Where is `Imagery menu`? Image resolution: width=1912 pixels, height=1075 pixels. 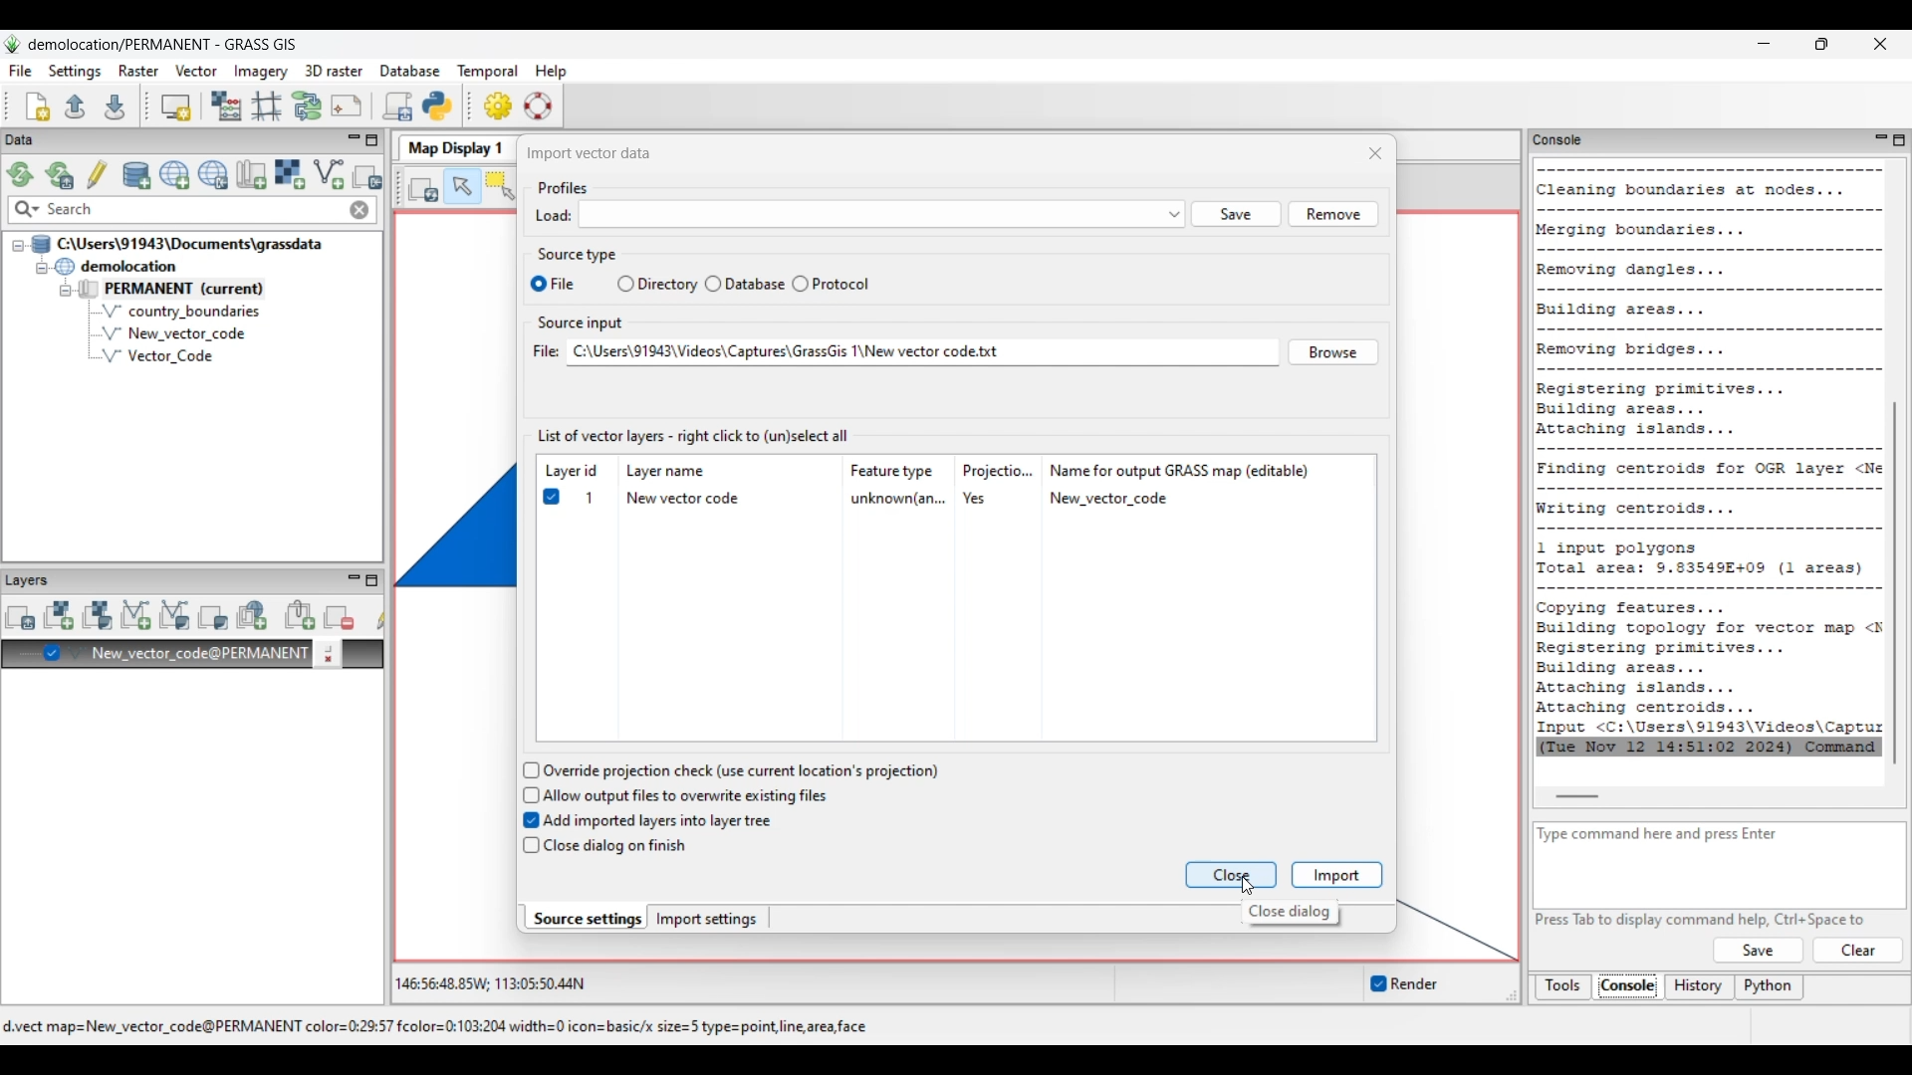
Imagery menu is located at coordinates (262, 72).